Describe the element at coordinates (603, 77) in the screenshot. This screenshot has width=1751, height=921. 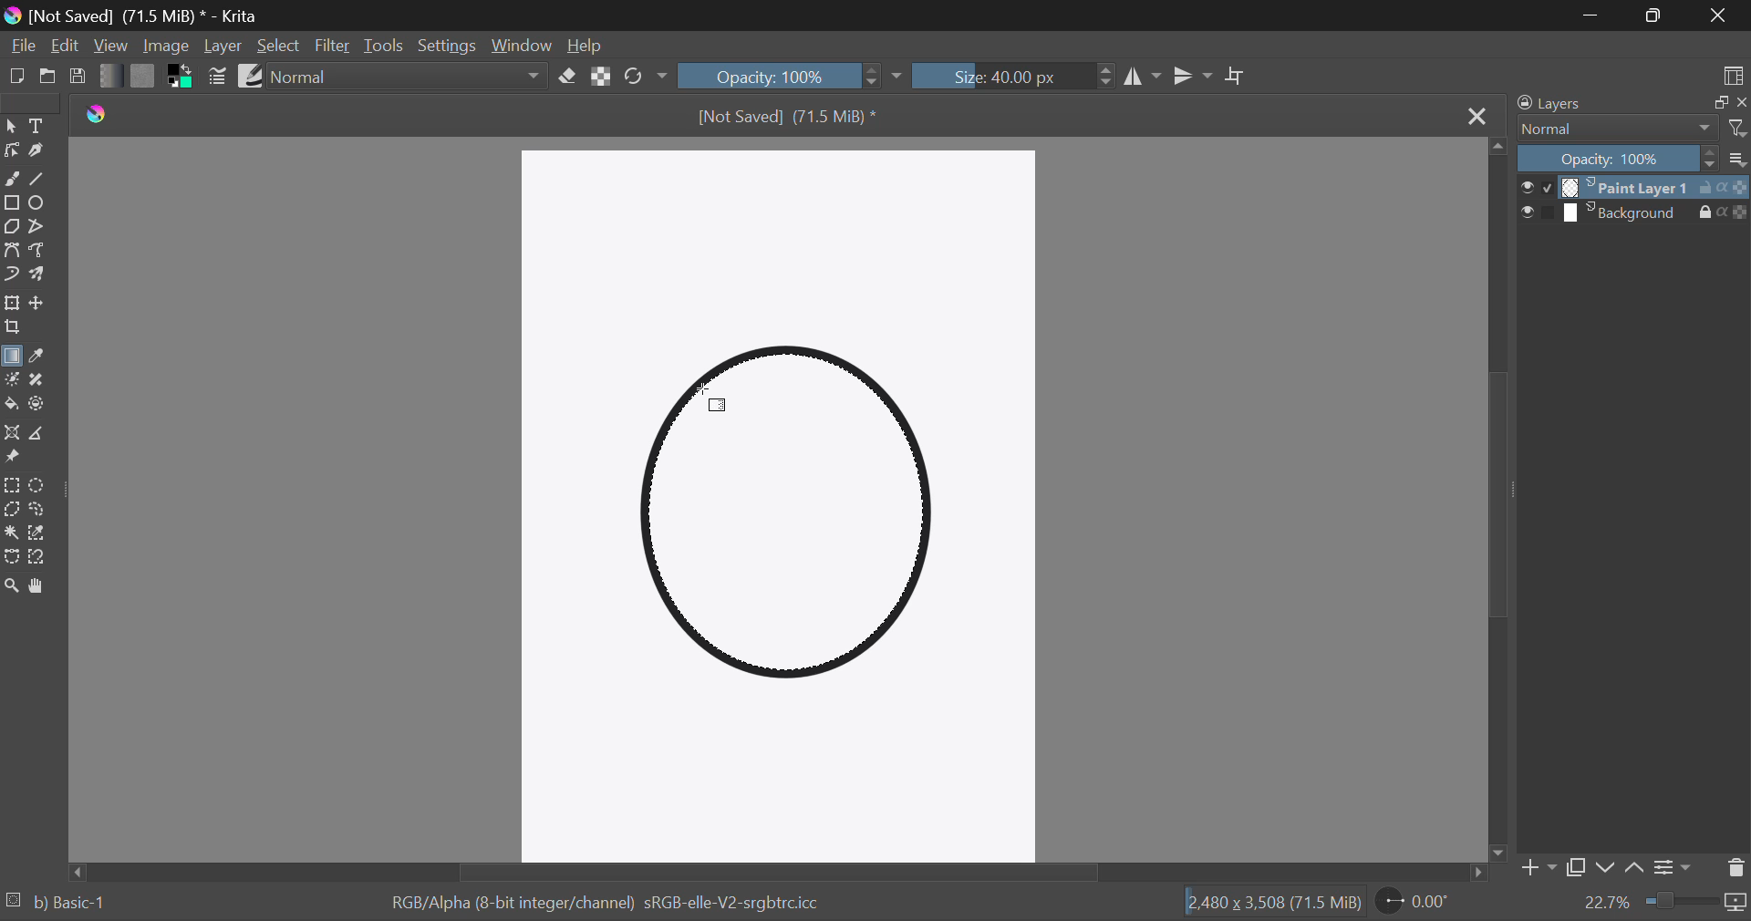
I see `Lock Alpha` at that location.